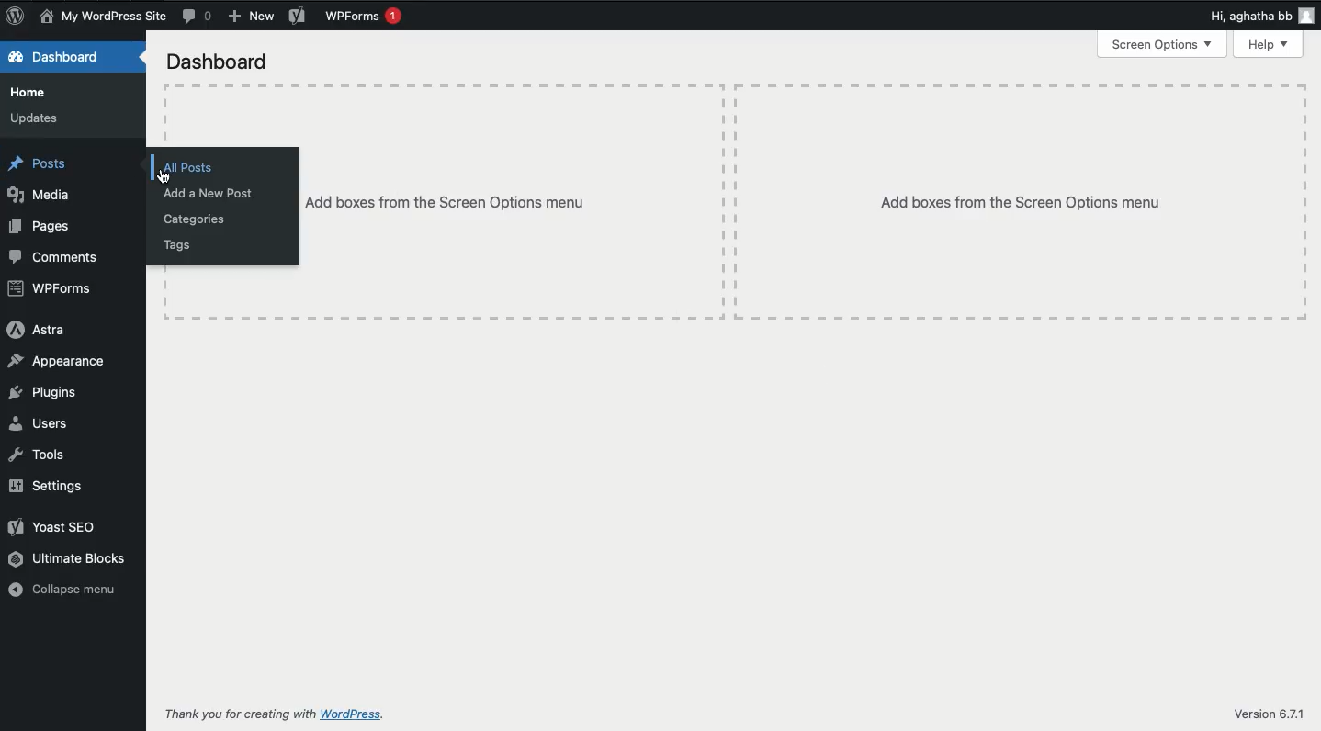  Describe the element at coordinates (49, 485) in the screenshot. I see `Settings` at that location.